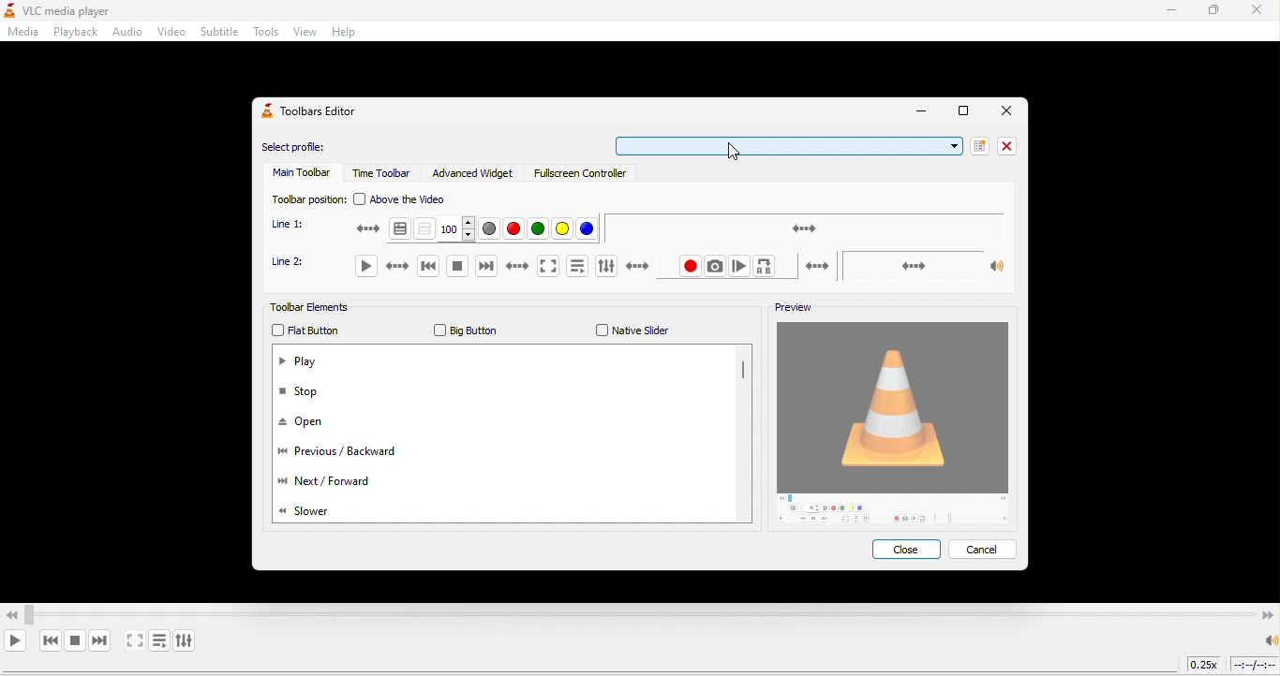 The width and height of the screenshot is (1280, 676). What do you see at coordinates (456, 230) in the screenshot?
I see `100` at bounding box center [456, 230].